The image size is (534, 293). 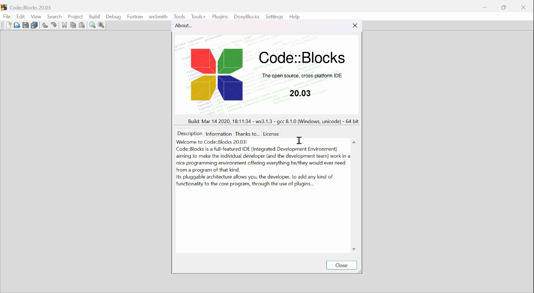 I want to click on scroll down, so click(x=354, y=248).